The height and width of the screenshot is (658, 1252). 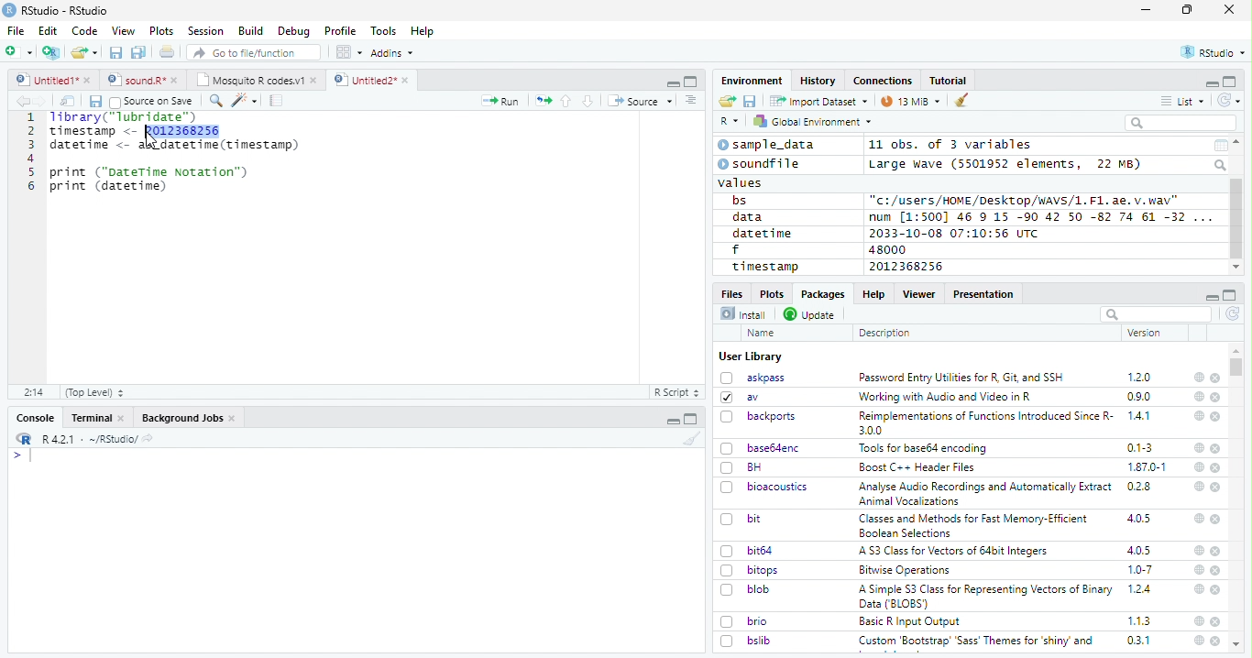 What do you see at coordinates (764, 266) in the screenshot?
I see `timestamp` at bounding box center [764, 266].